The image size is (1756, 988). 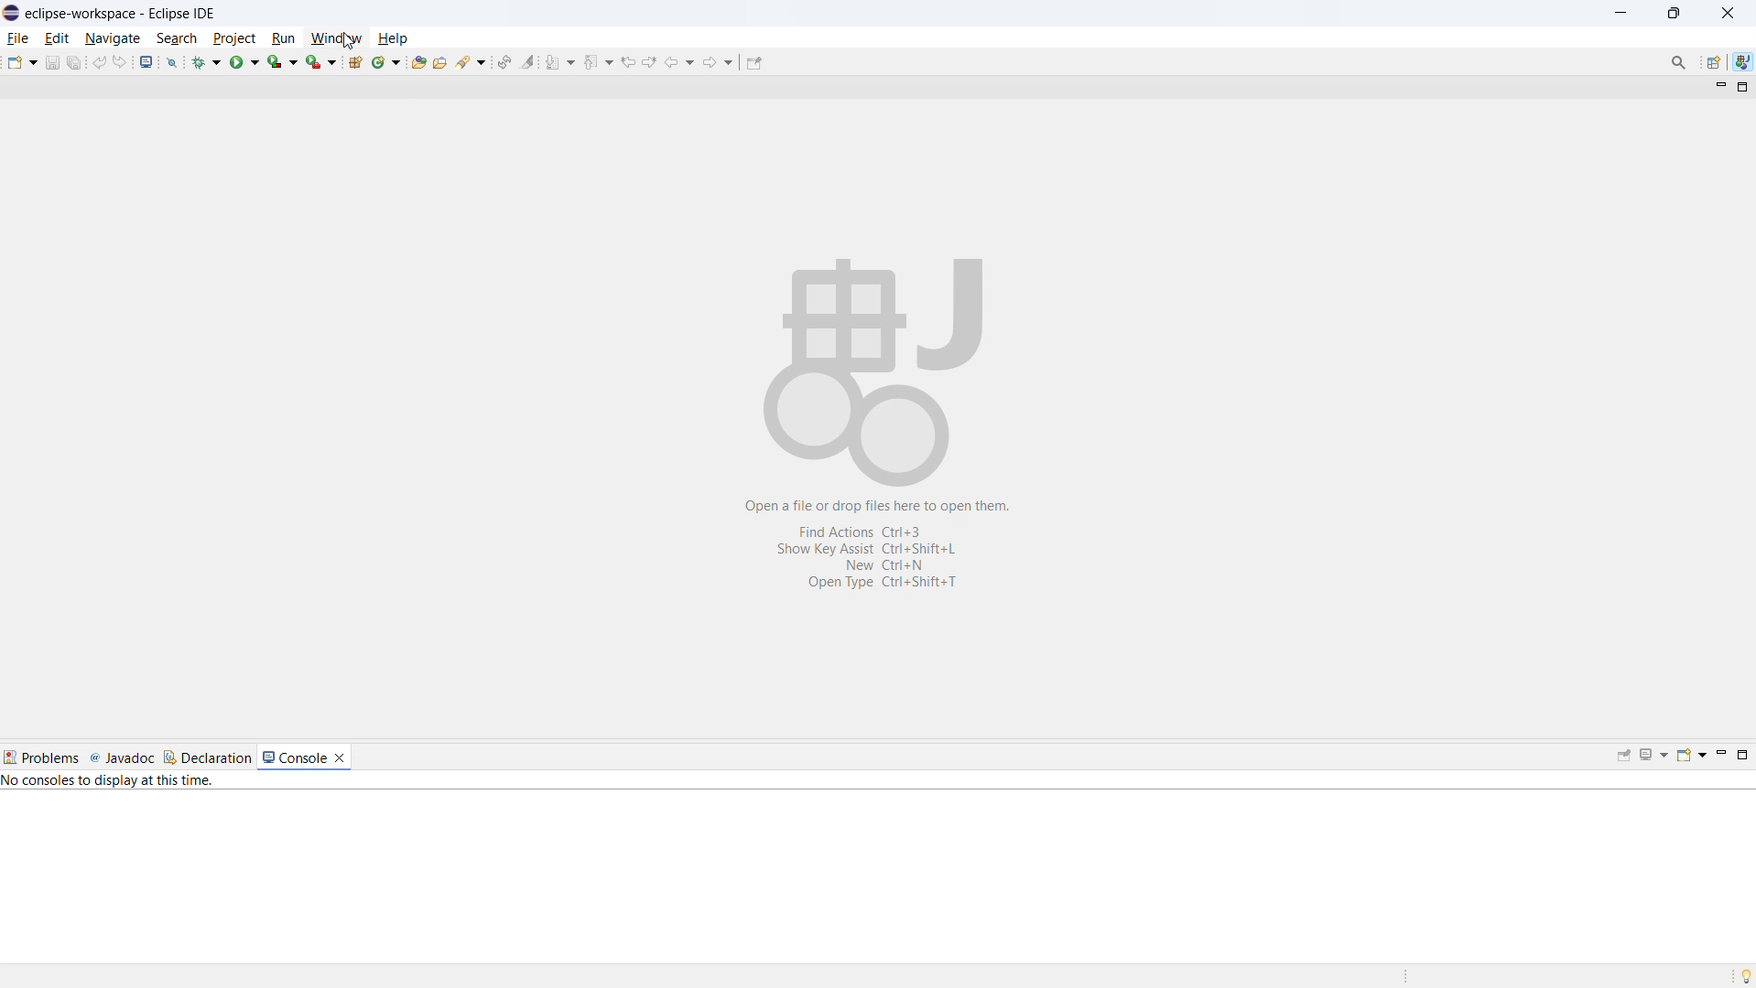 What do you see at coordinates (53, 62) in the screenshot?
I see `save` at bounding box center [53, 62].